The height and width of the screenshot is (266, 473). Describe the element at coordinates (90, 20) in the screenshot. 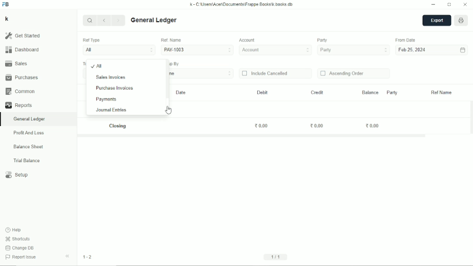

I see `Search` at that location.